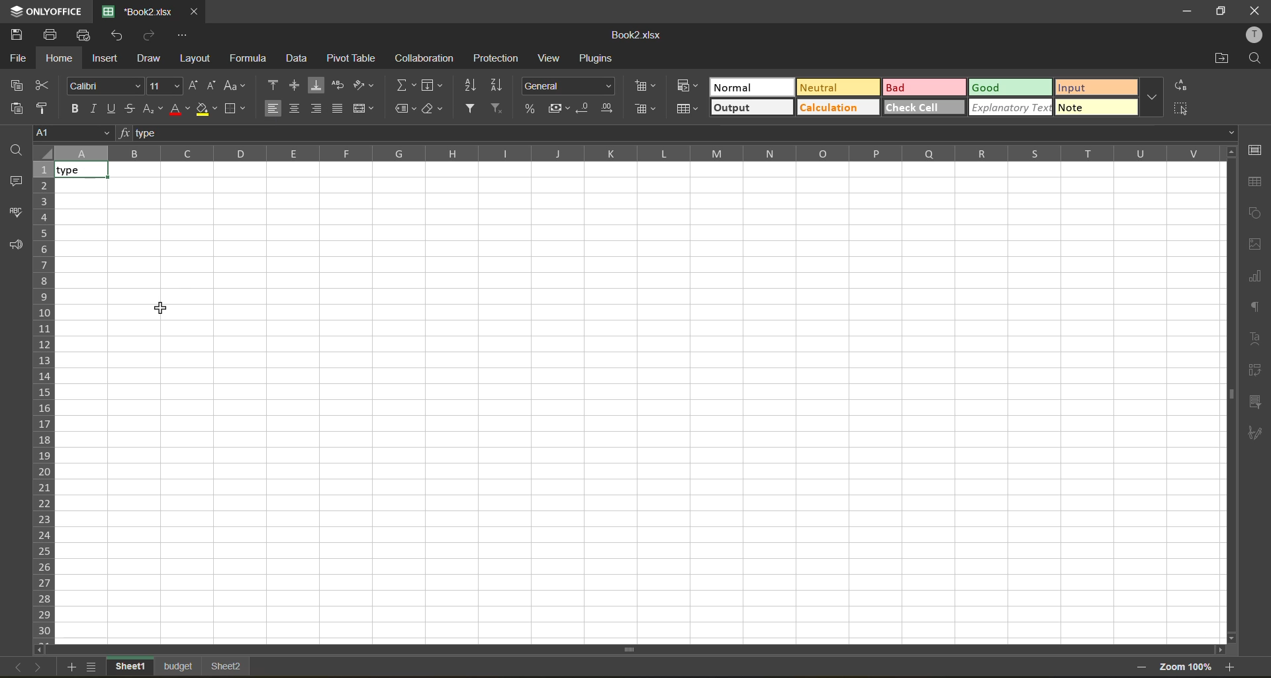 The width and height of the screenshot is (1271, 678). Describe the element at coordinates (151, 35) in the screenshot. I see `redo` at that location.